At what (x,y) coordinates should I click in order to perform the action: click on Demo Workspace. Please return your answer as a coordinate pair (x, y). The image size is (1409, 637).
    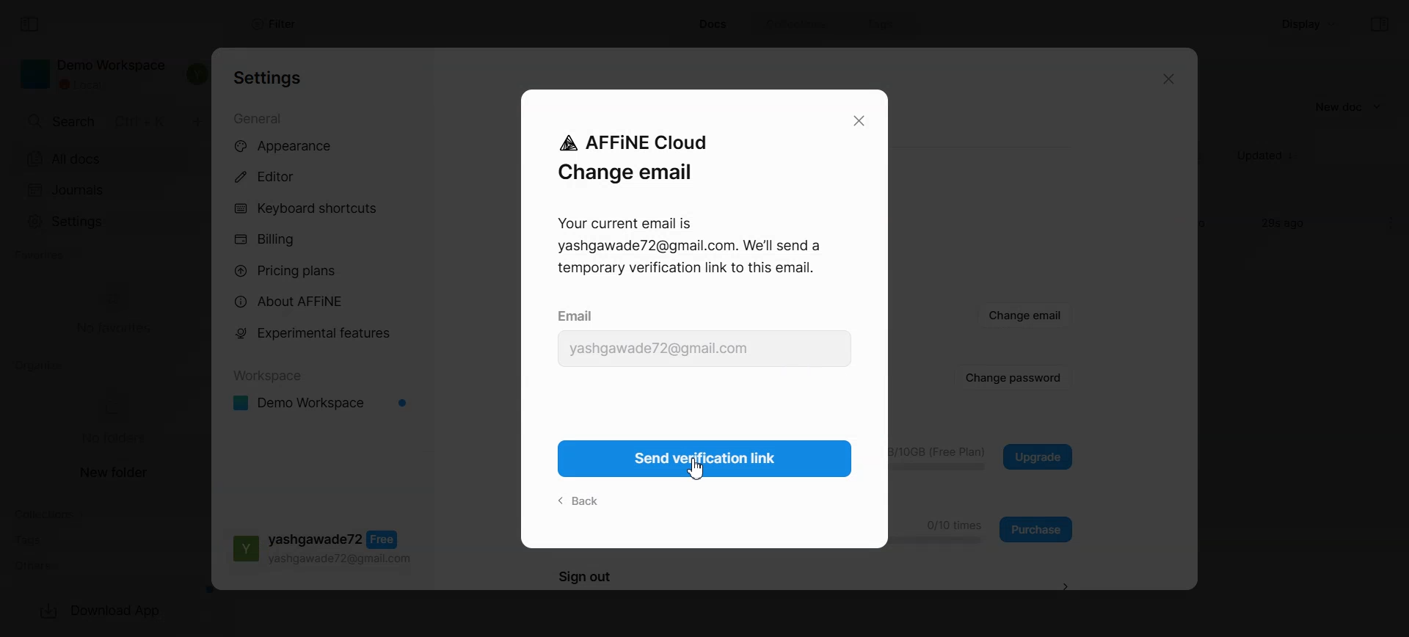
    Looking at the image, I should click on (321, 403).